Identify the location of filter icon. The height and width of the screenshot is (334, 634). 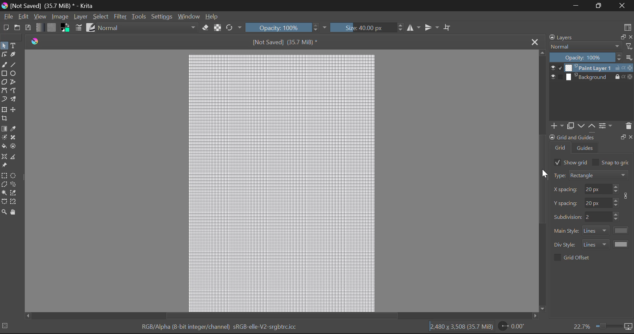
(629, 46).